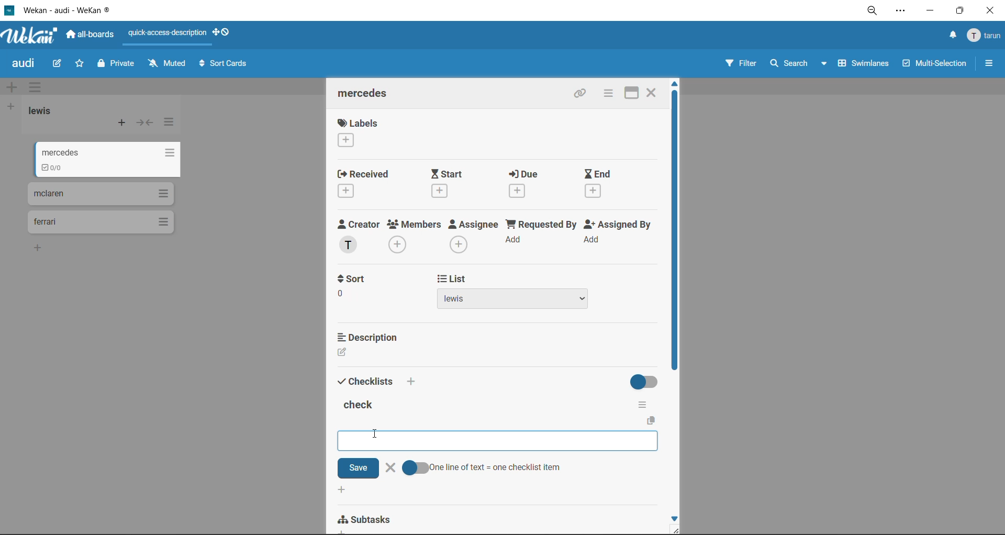 The image size is (1005, 535). What do you see at coordinates (653, 421) in the screenshot?
I see `copy` at bounding box center [653, 421].